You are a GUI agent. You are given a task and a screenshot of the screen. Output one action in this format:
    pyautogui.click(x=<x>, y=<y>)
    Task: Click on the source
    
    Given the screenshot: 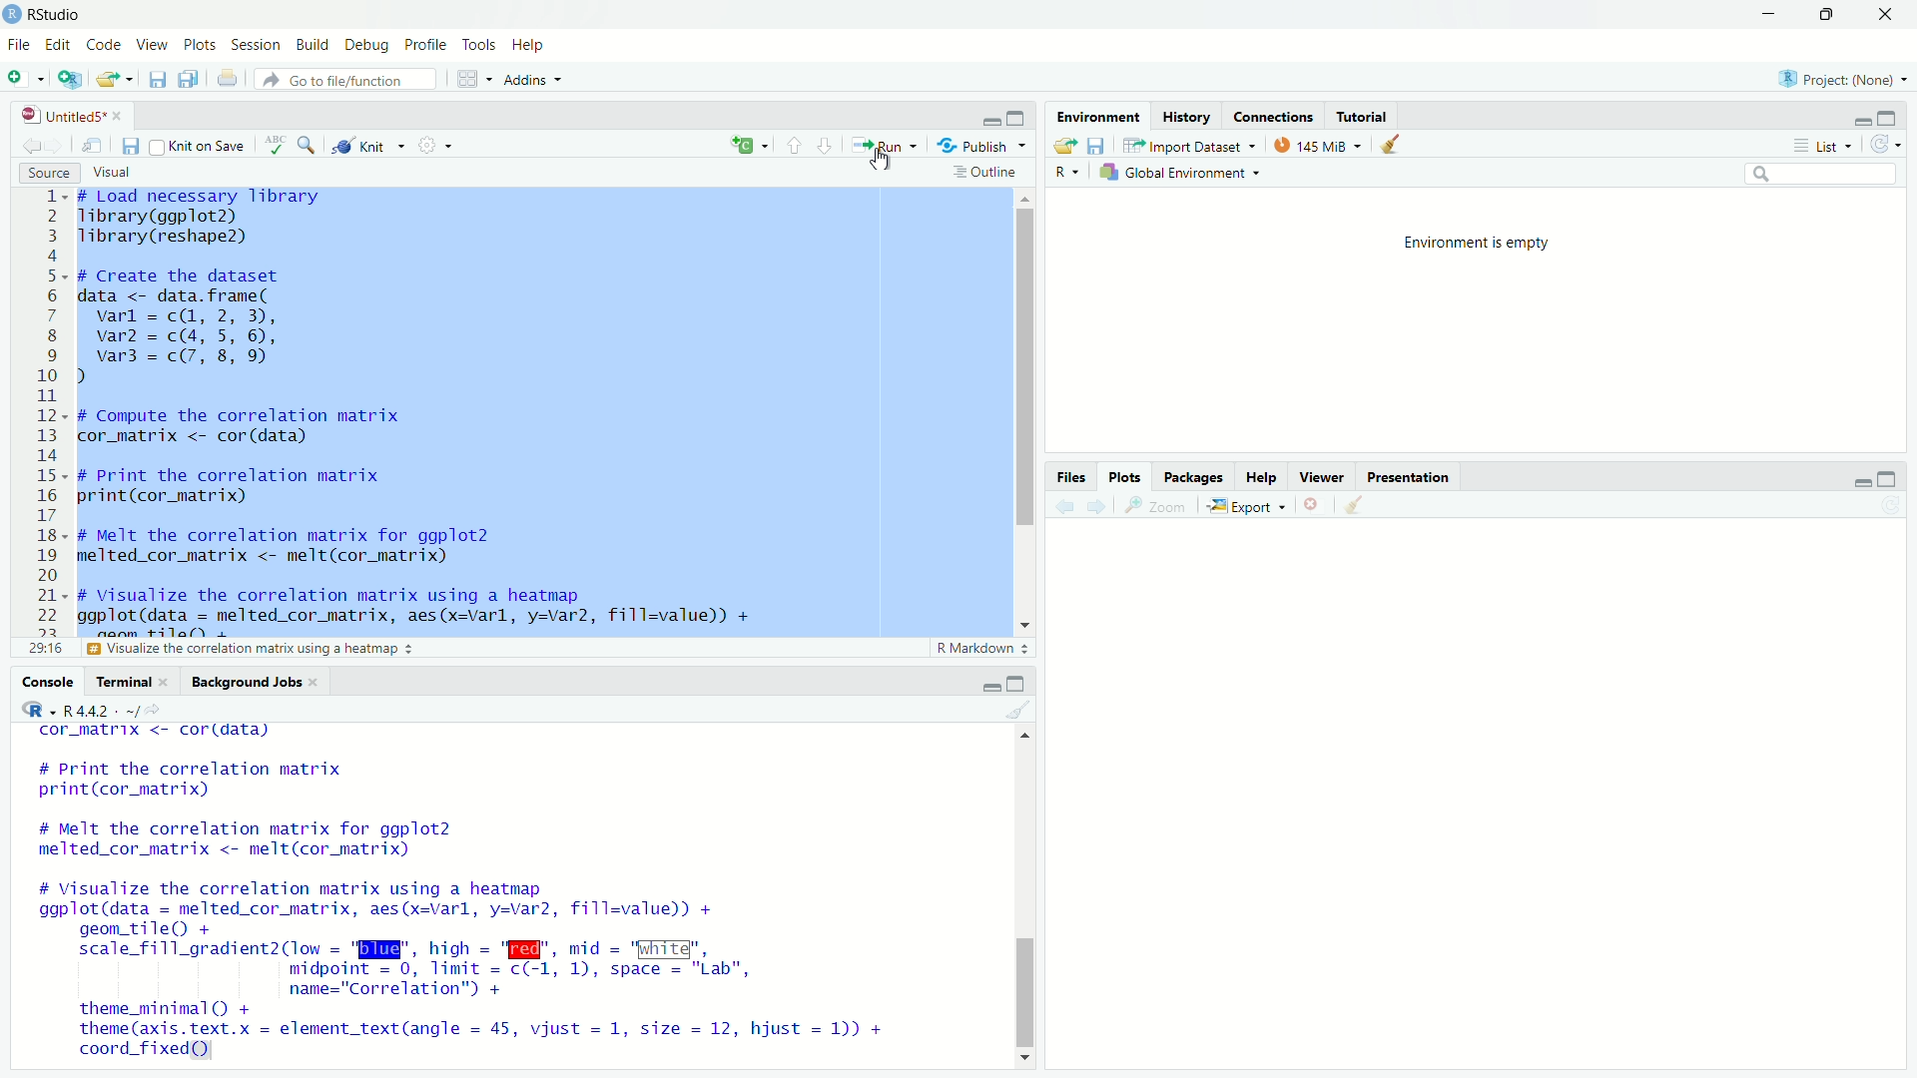 What is the action you would take?
    pyautogui.click(x=49, y=173)
    